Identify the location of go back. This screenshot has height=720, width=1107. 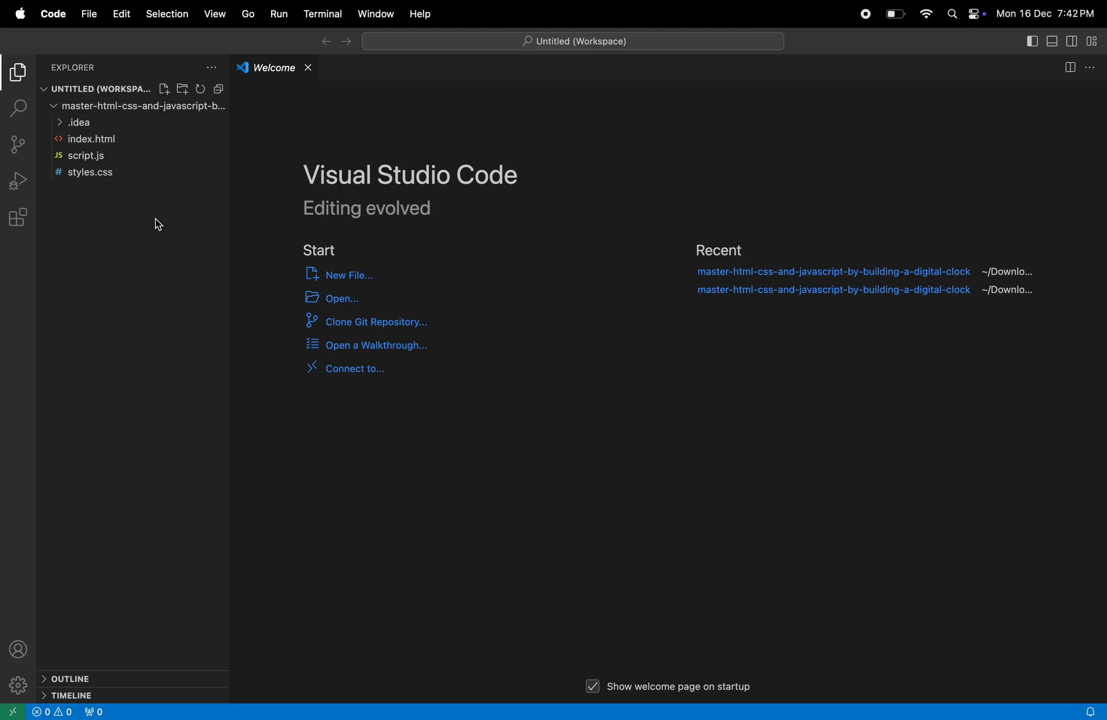
(326, 42).